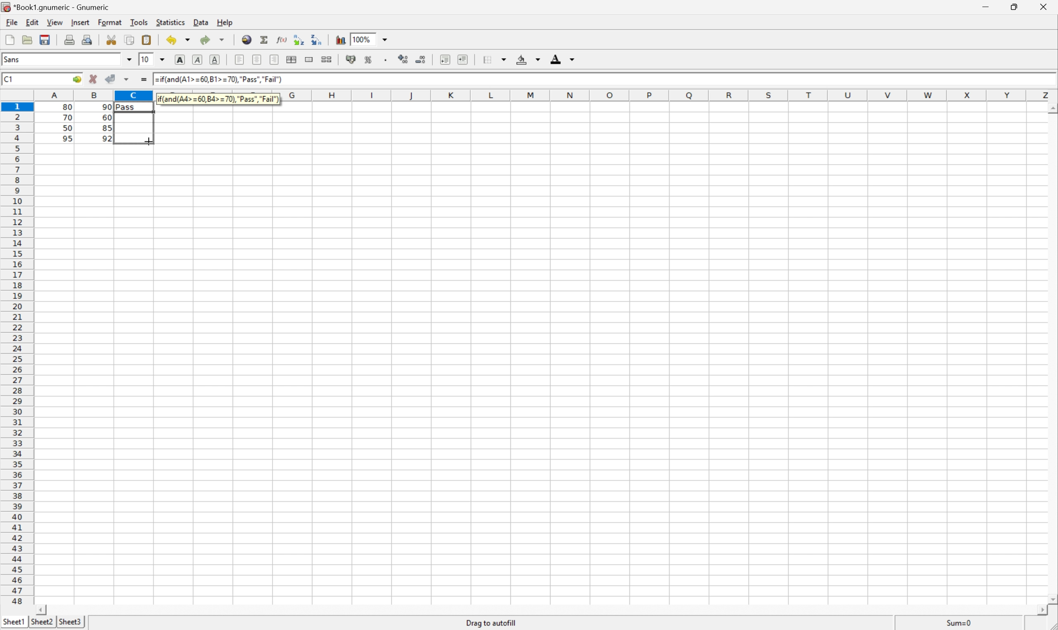 This screenshot has height=630, width=1058. What do you see at coordinates (293, 58) in the screenshot?
I see `Center horizontally across selection` at bounding box center [293, 58].